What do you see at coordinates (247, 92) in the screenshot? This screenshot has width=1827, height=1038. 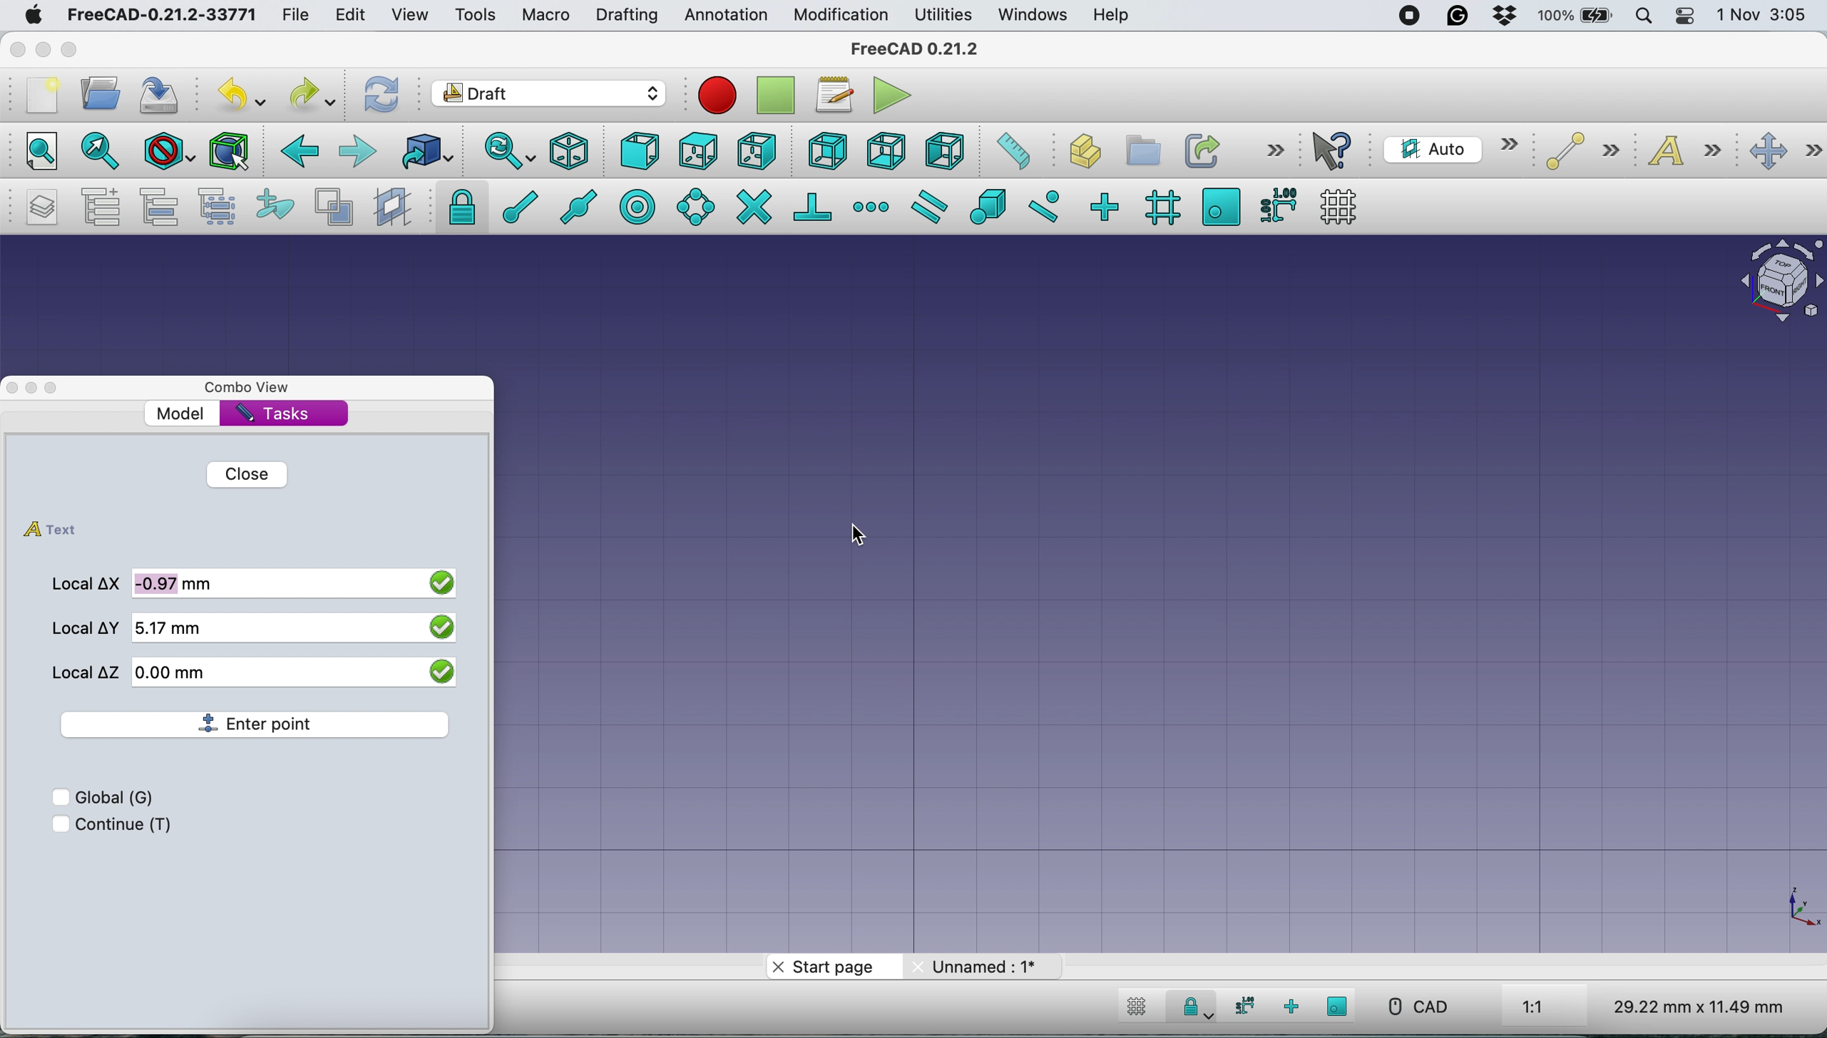 I see `undo` at bounding box center [247, 92].